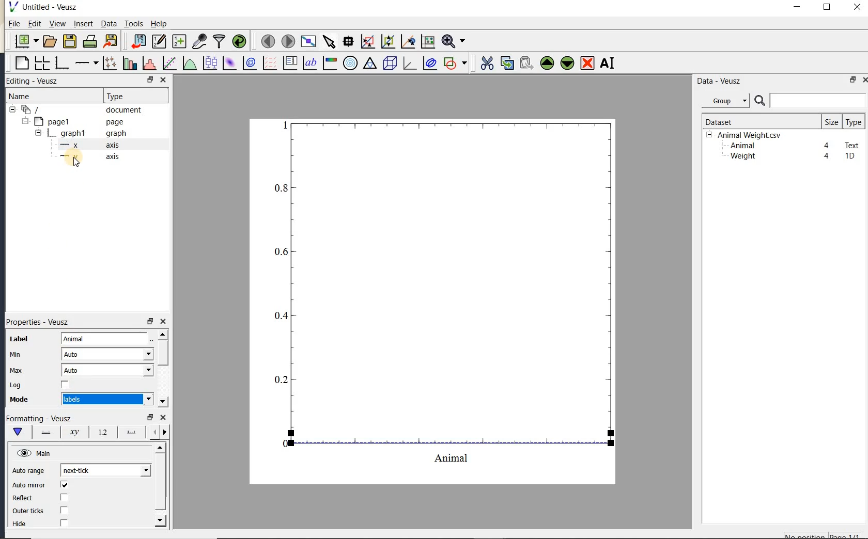 The height and width of the screenshot is (539, 868). What do you see at coordinates (161, 485) in the screenshot?
I see `scrollbar` at bounding box center [161, 485].